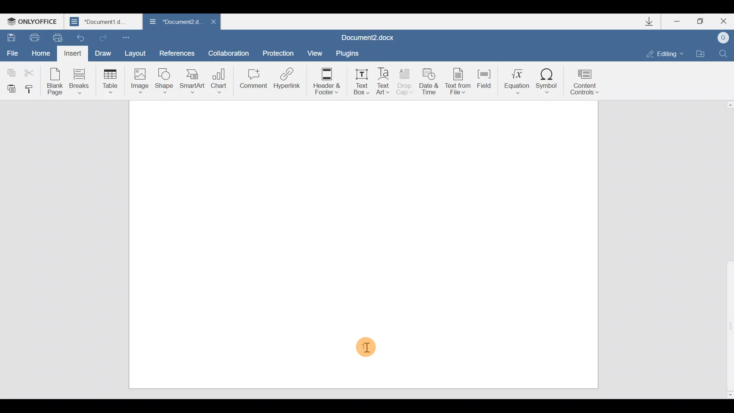 The width and height of the screenshot is (734, 413). What do you see at coordinates (287, 81) in the screenshot?
I see `Hyperlink` at bounding box center [287, 81].